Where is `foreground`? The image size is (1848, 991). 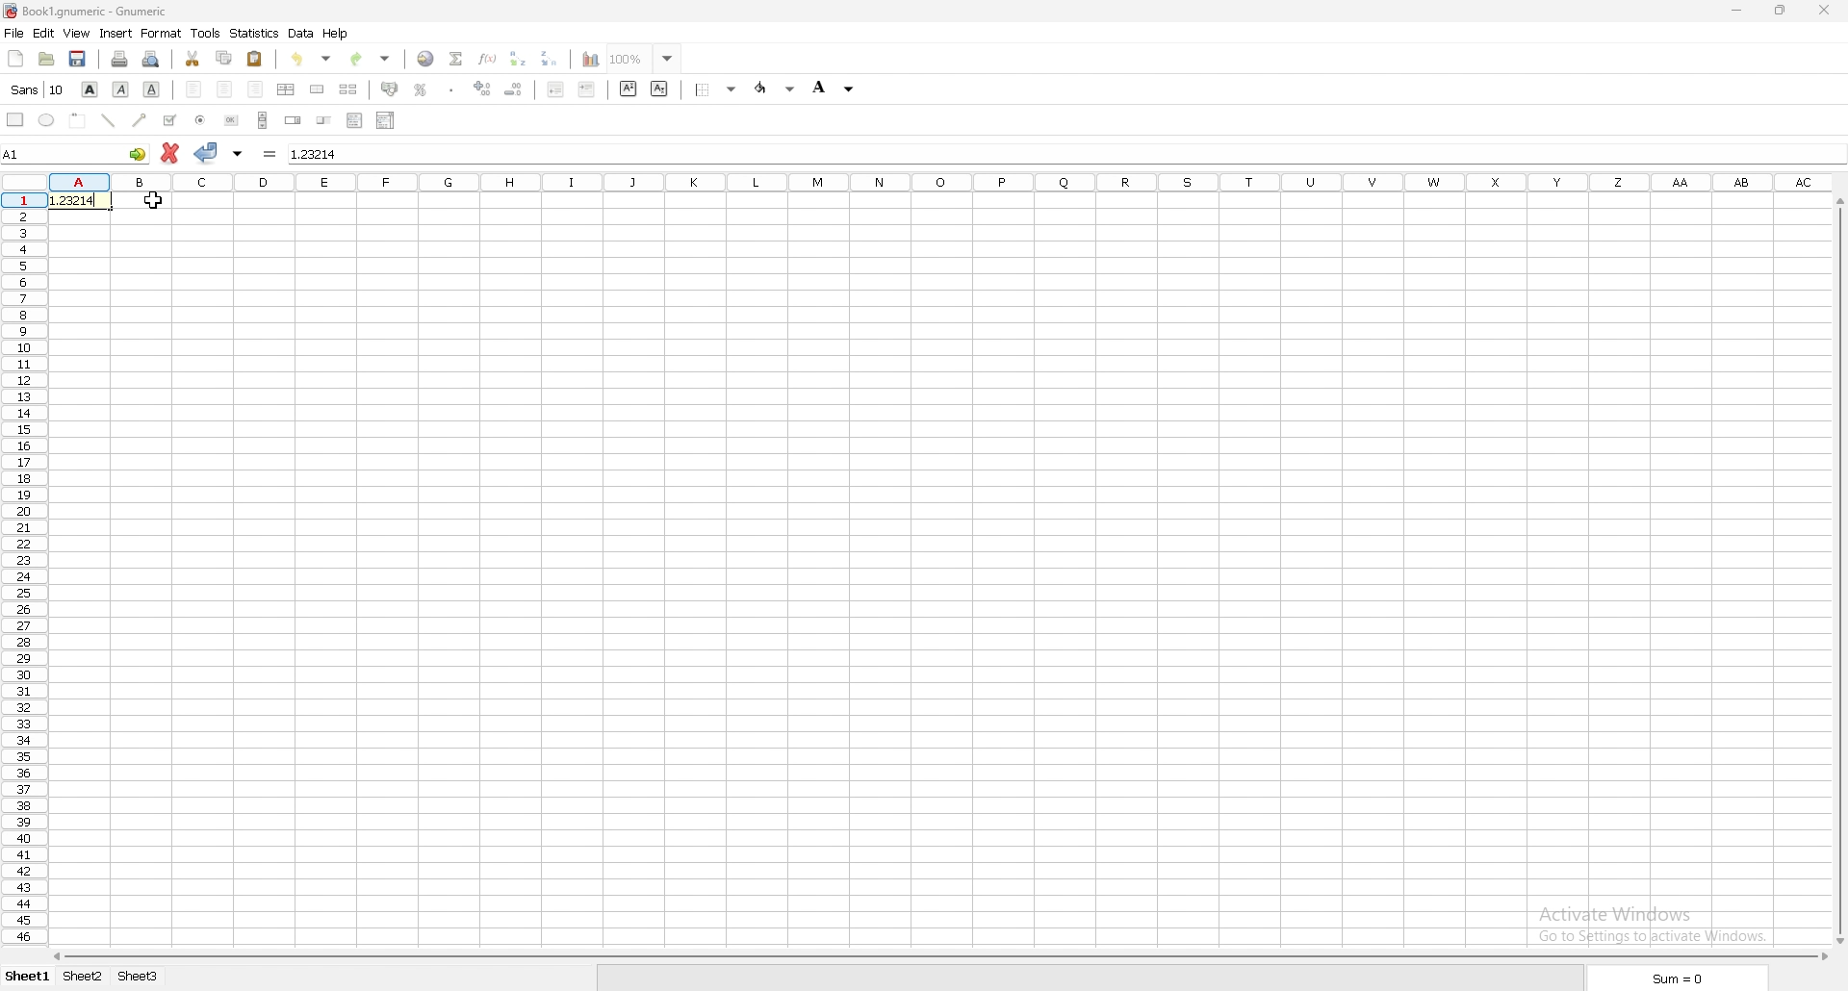 foreground is located at coordinates (775, 89).